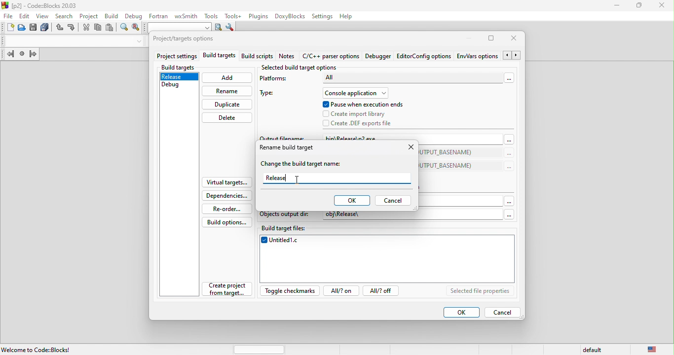 Image resolution: width=674 pixels, height=355 pixels. Describe the element at coordinates (110, 15) in the screenshot. I see `build` at that location.